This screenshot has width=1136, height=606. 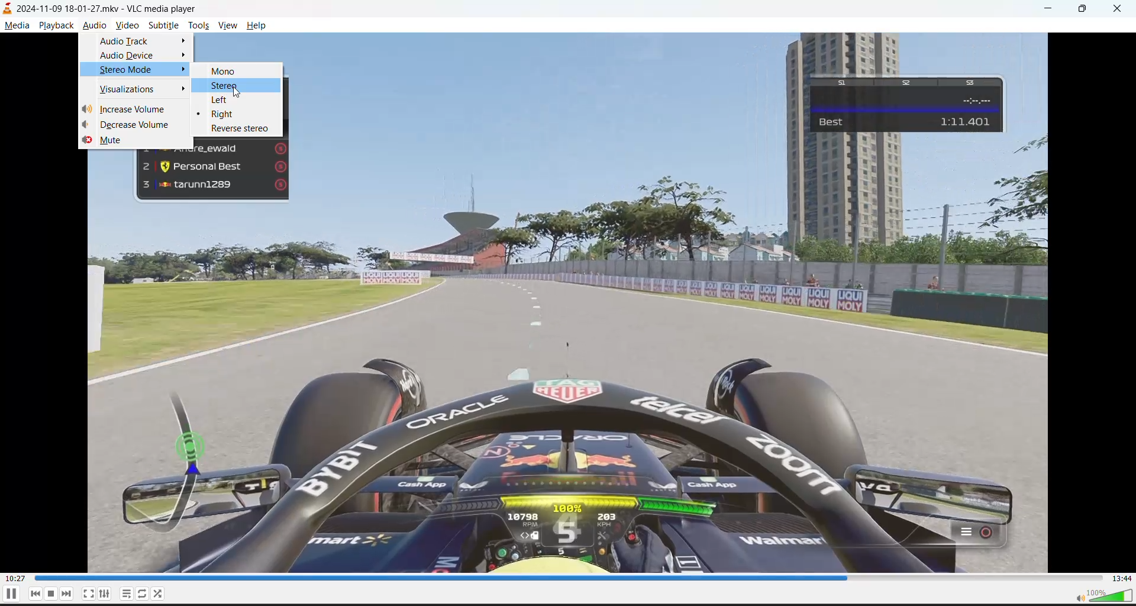 What do you see at coordinates (64, 594) in the screenshot?
I see `next` at bounding box center [64, 594].